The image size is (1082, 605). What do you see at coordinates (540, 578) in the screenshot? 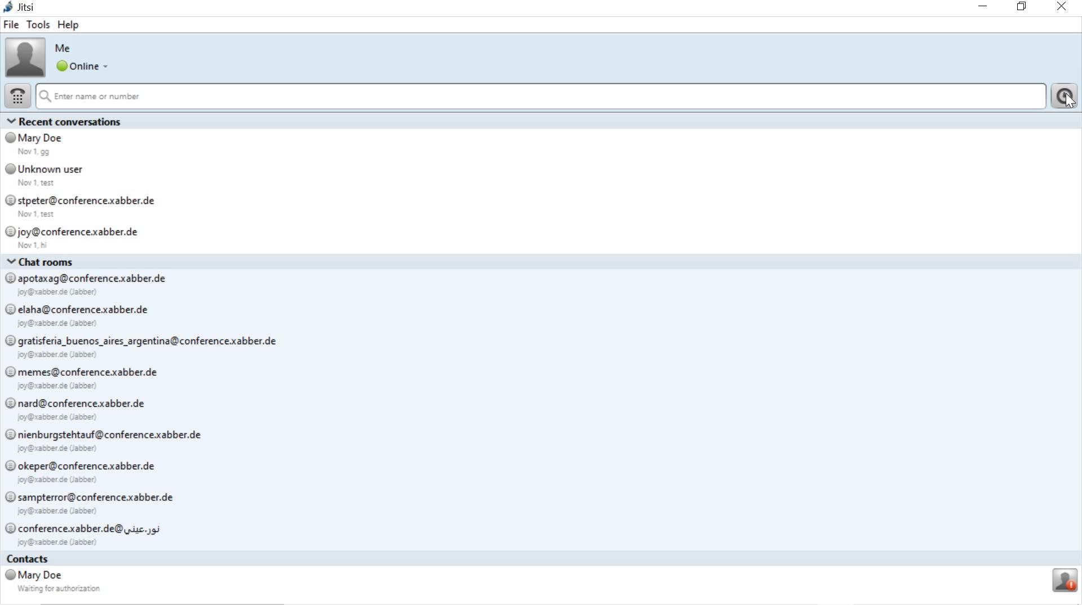
I see `recent call` at bounding box center [540, 578].